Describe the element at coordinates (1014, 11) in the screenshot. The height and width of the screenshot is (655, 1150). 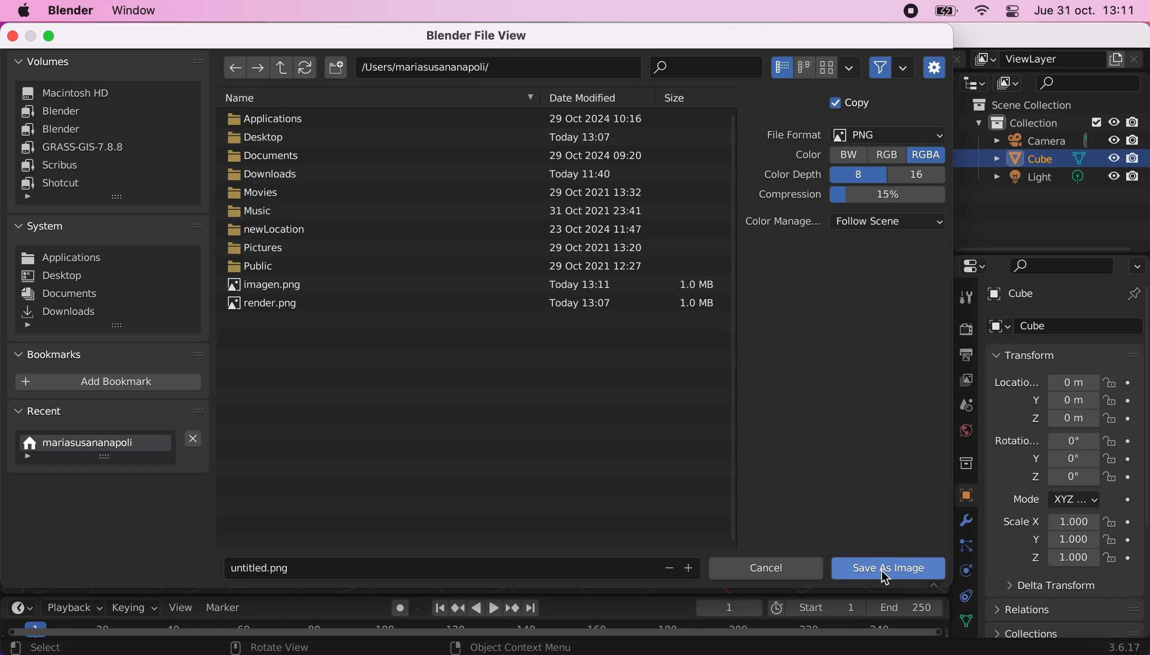
I see `panel control` at that location.